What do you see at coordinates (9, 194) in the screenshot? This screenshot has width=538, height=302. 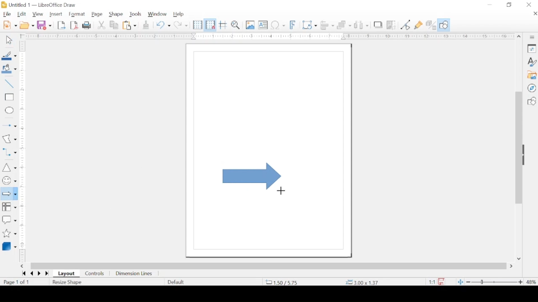 I see `block arrow` at bounding box center [9, 194].